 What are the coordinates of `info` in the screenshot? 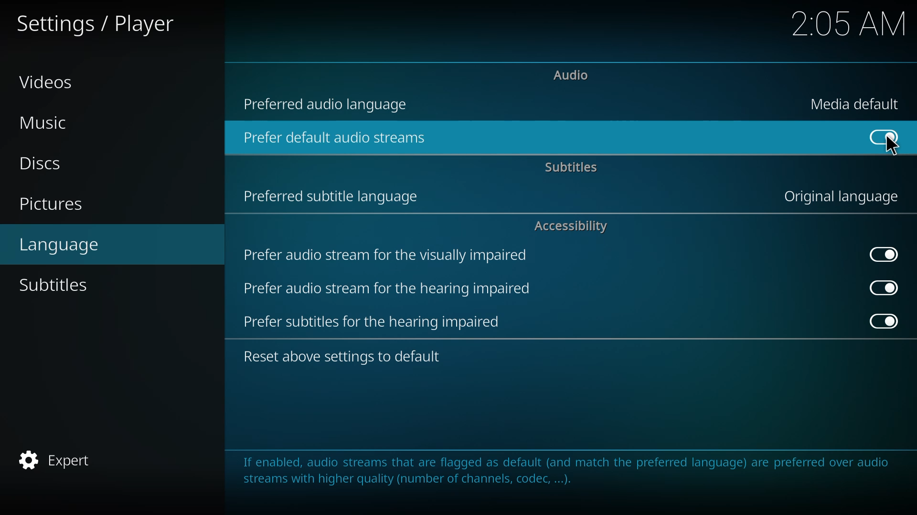 It's located at (573, 473).